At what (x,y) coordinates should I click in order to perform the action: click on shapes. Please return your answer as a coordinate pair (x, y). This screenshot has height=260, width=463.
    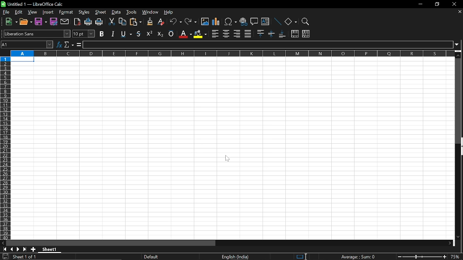
    Looking at the image, I should click on (290, 22).